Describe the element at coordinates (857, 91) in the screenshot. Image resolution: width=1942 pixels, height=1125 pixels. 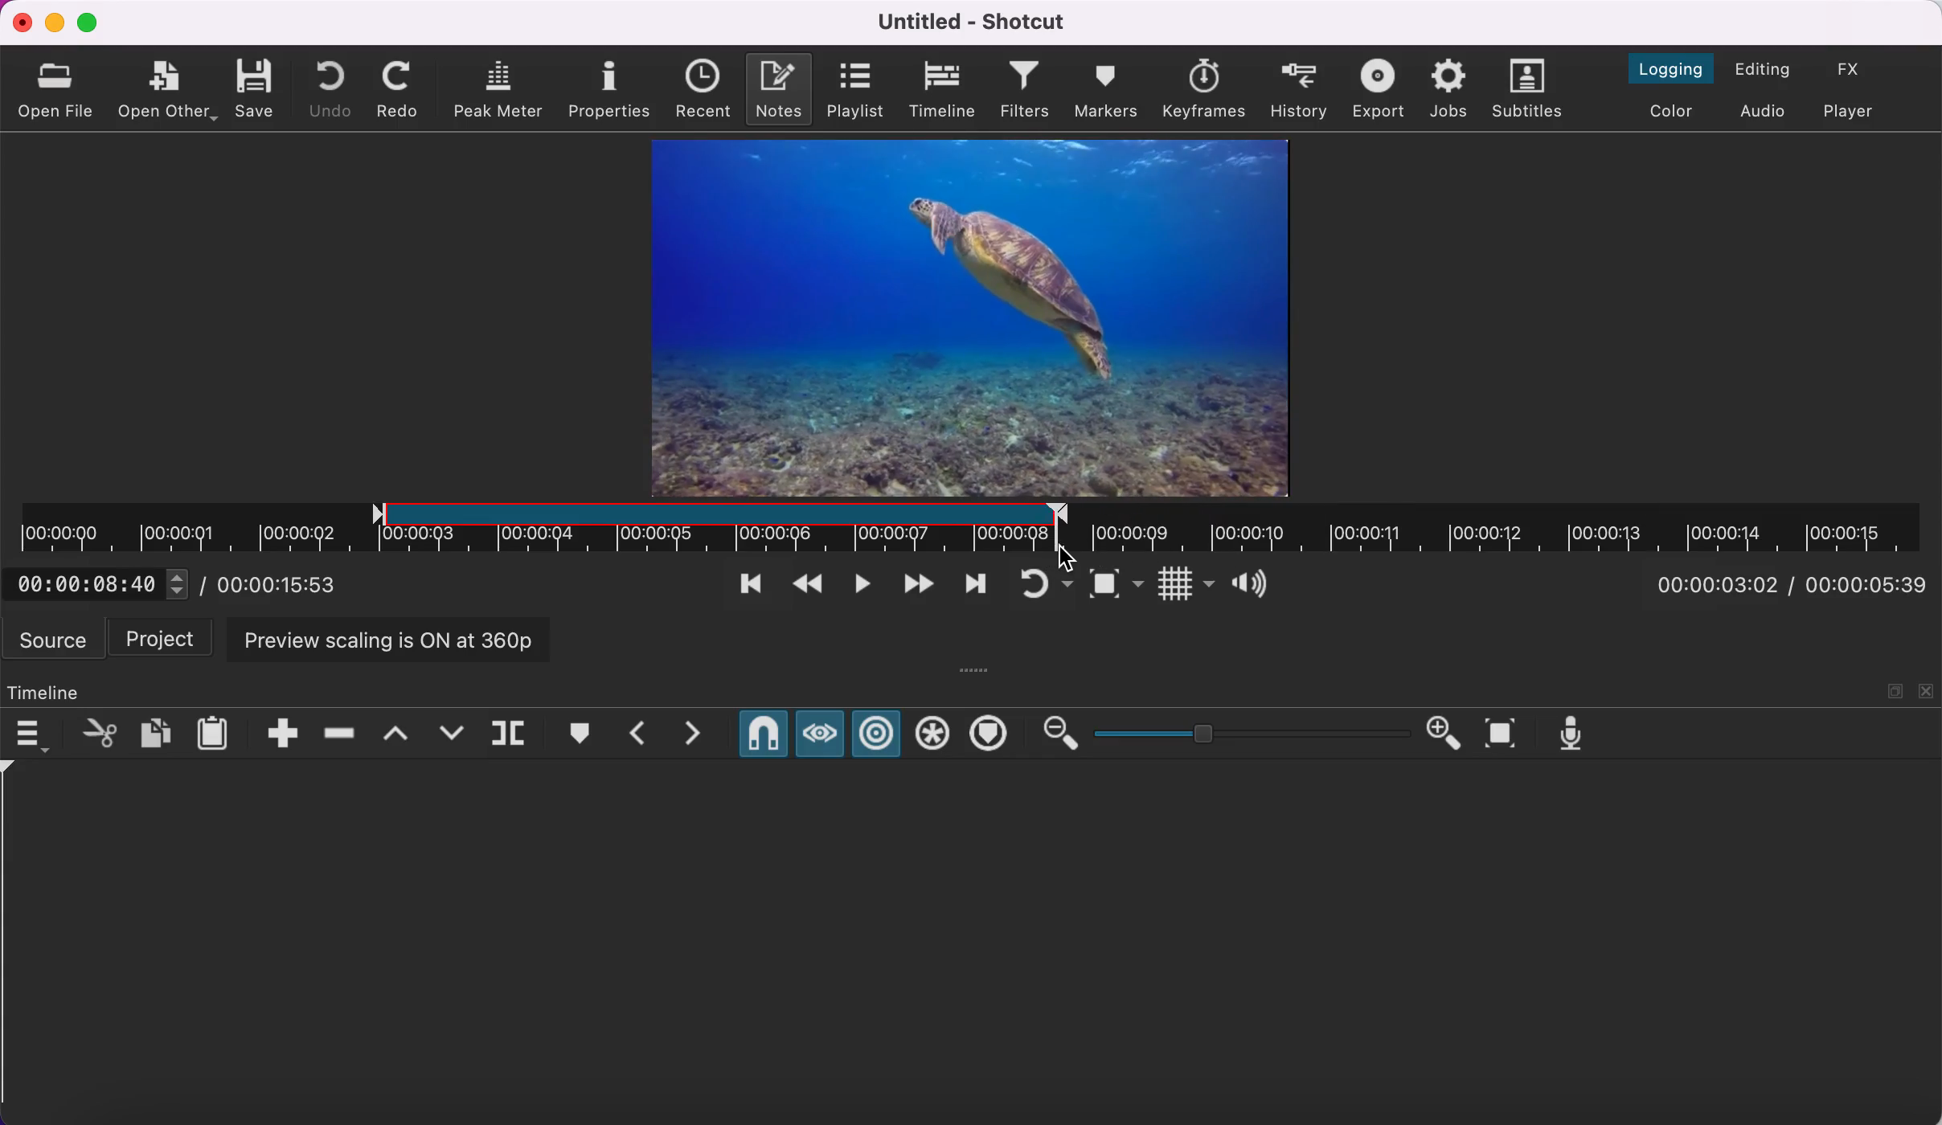
I see `playlist` at that location.